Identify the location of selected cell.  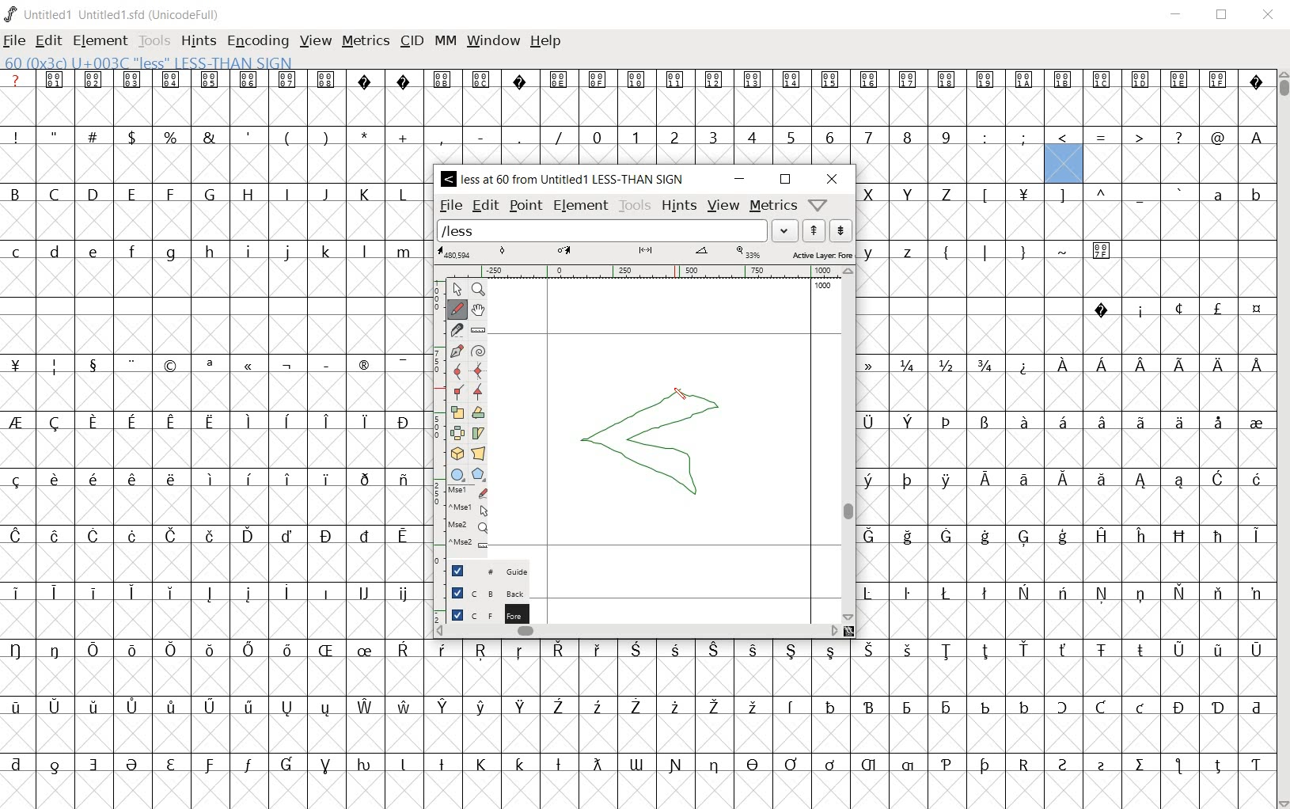
(1063, 165).